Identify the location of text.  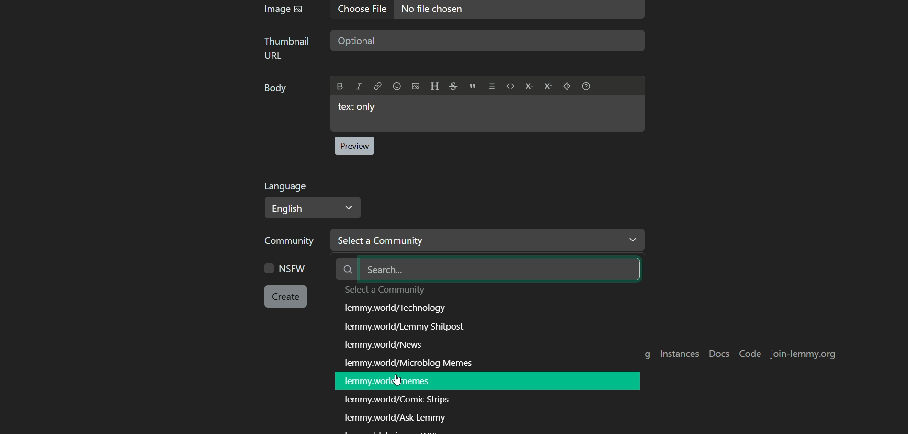
(399, 400).